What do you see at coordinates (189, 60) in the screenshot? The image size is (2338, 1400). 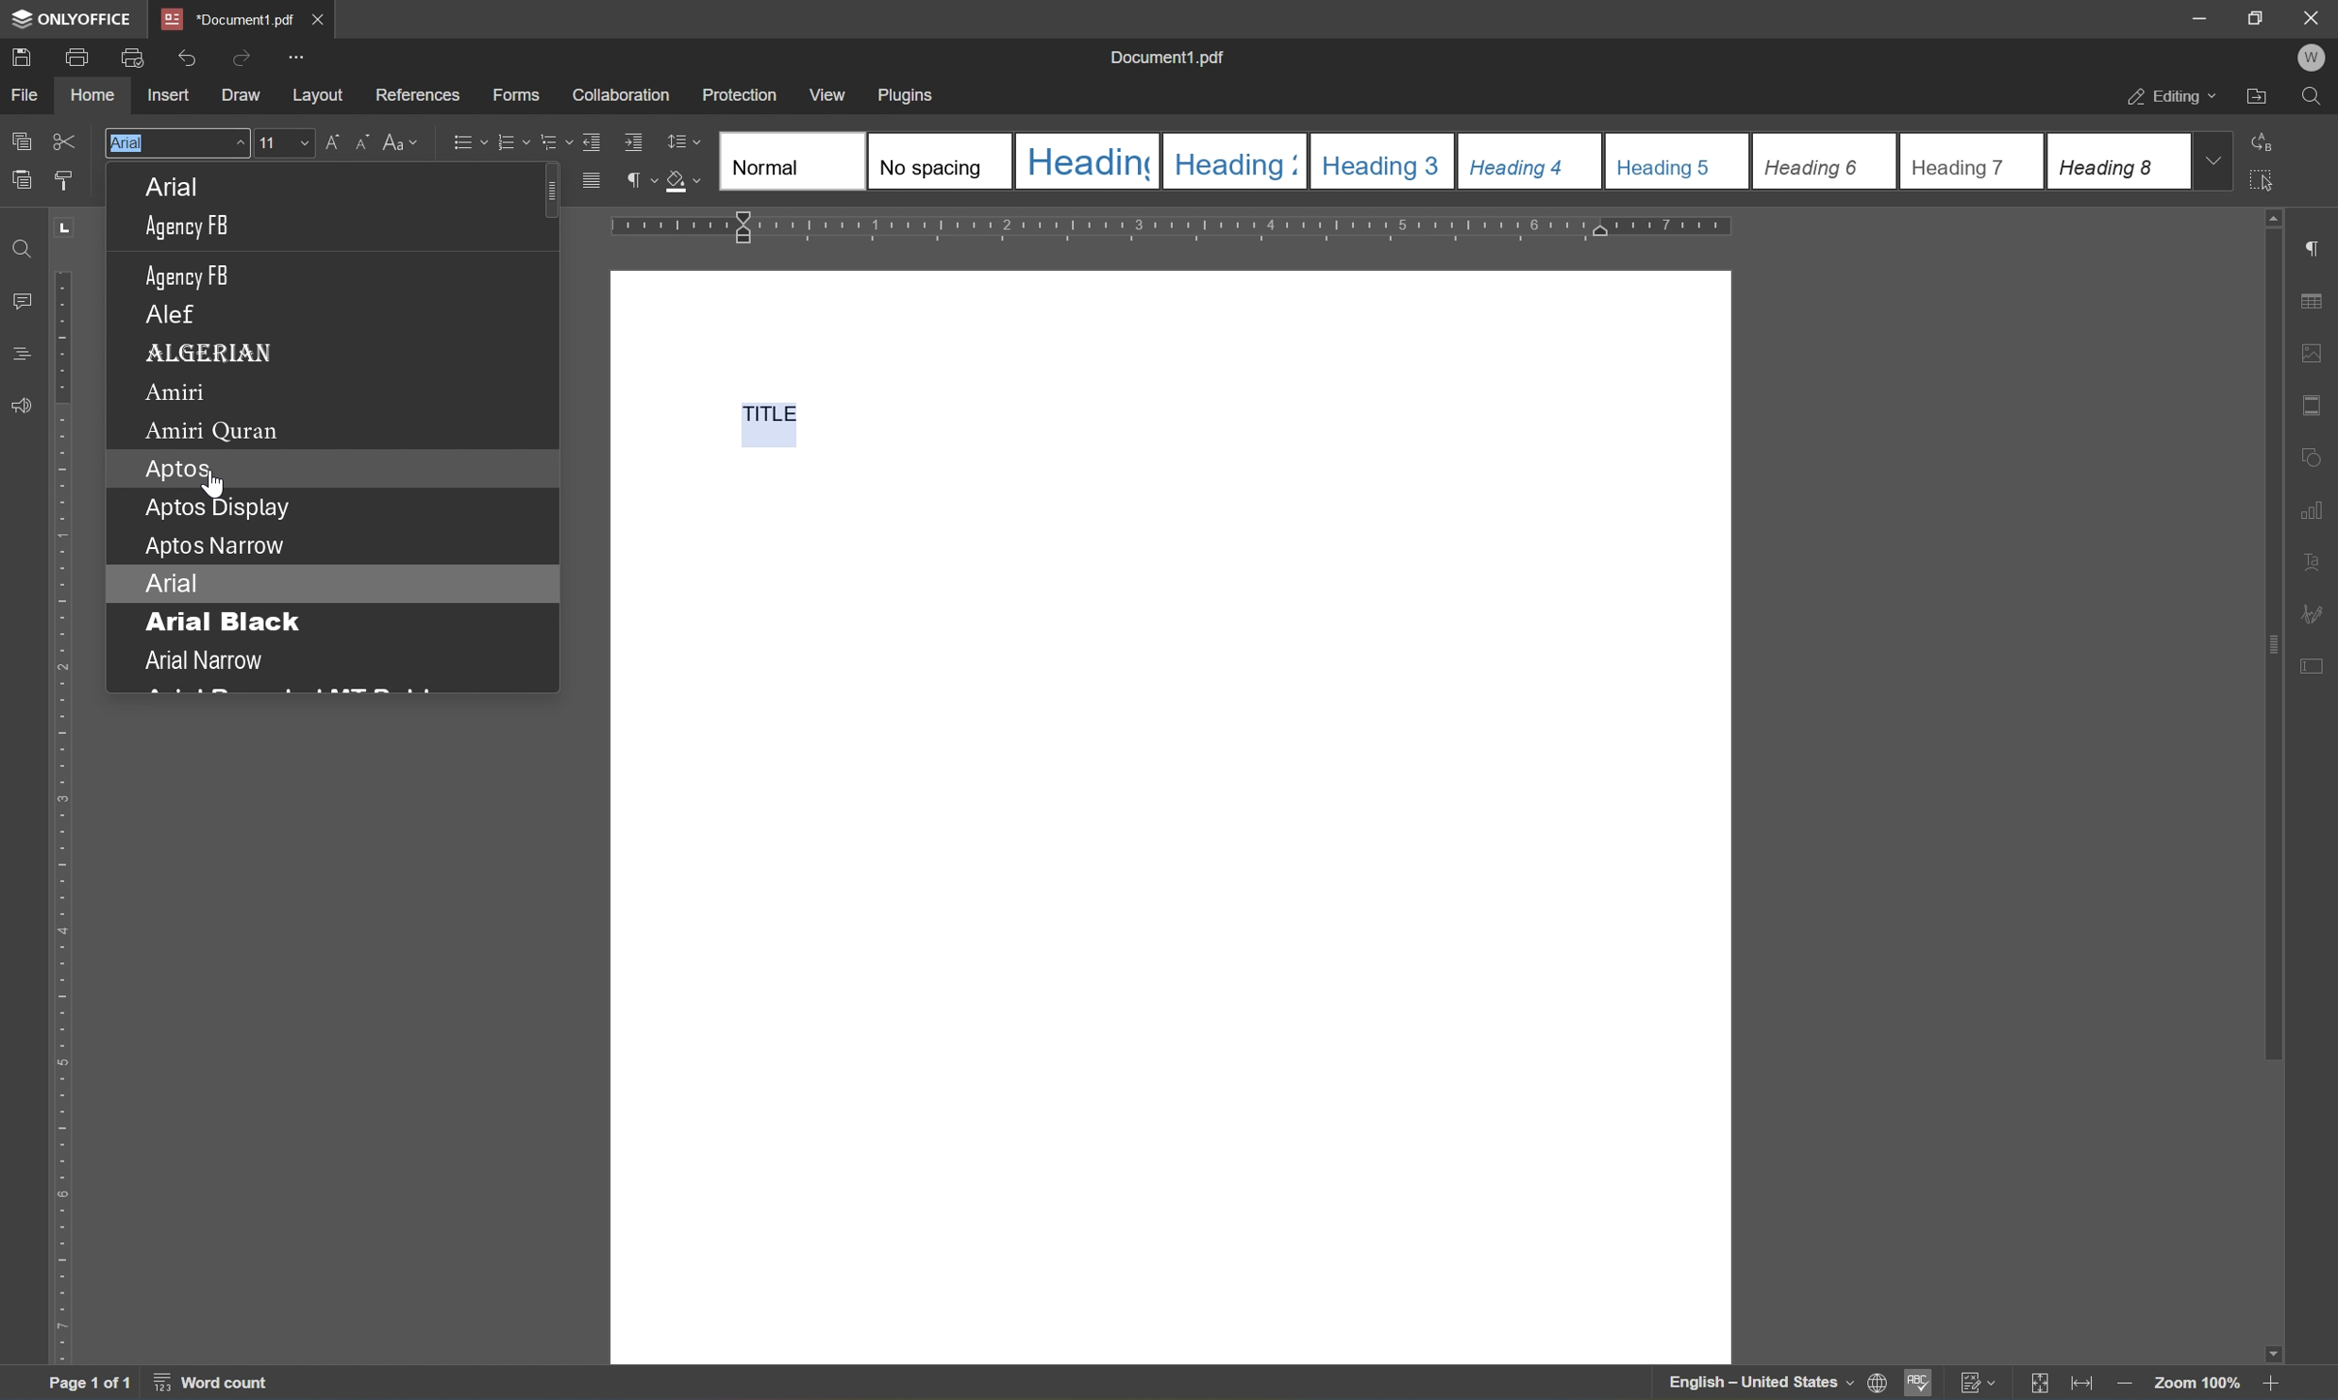 I see `undo` at bounding box center [189, 60].